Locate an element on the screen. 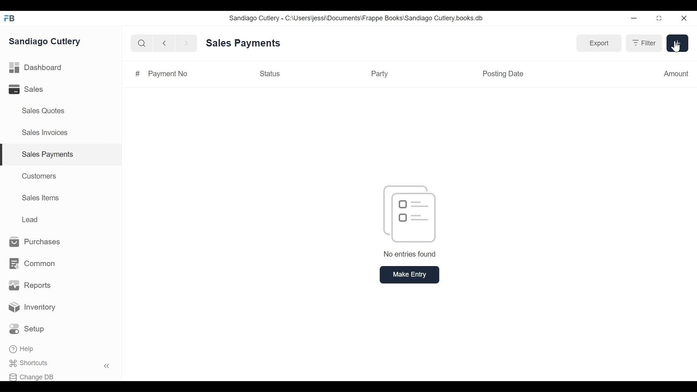 The width and height of the screenshot is (697, 392). Sales Payments is located at coordinates (245, 43).